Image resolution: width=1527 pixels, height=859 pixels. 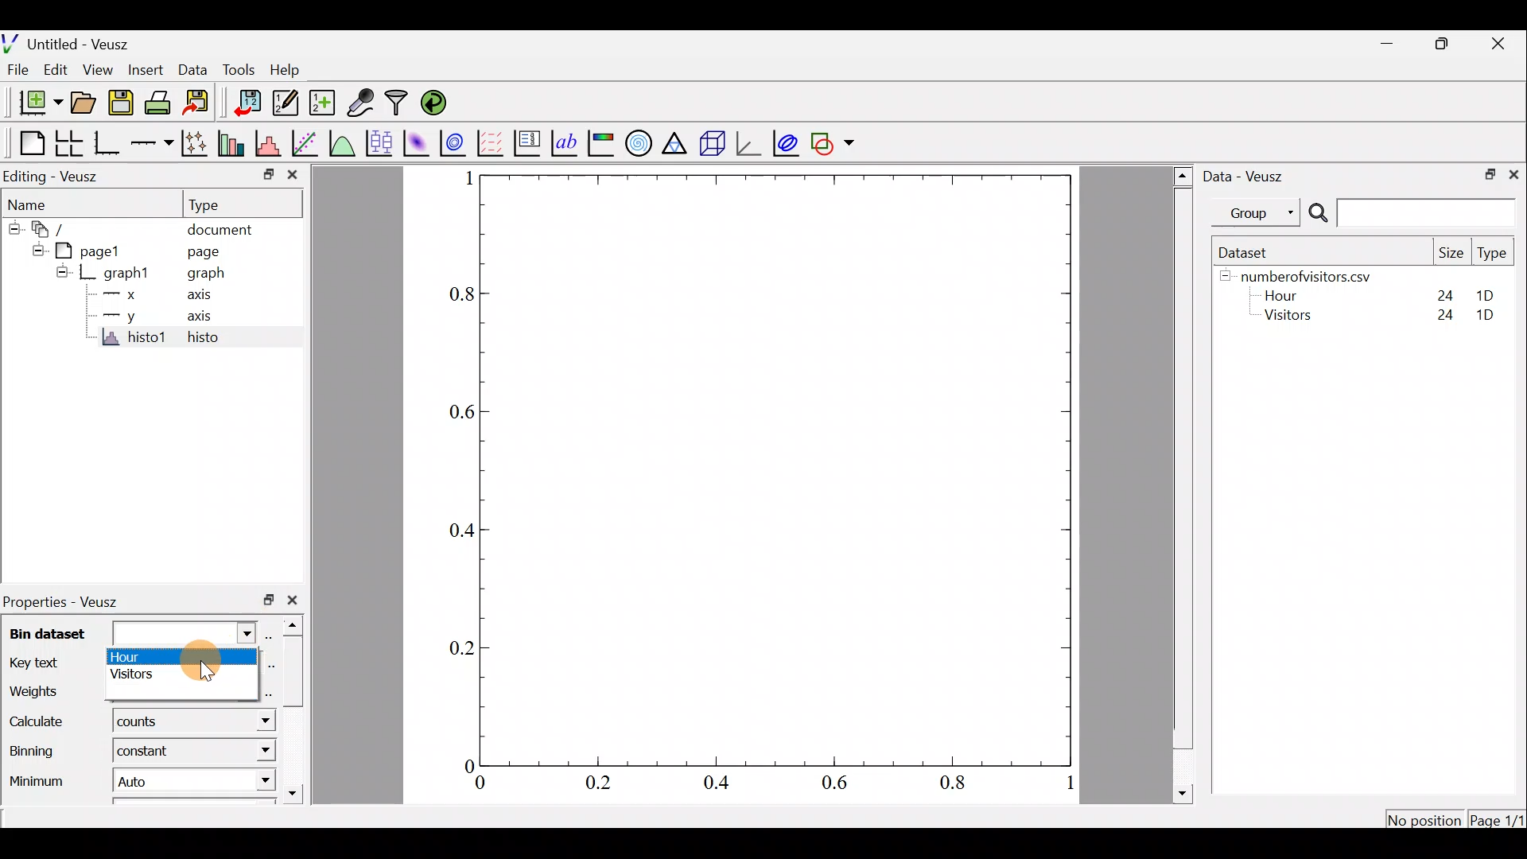 I want to click on close, so click(x=293, y=603).